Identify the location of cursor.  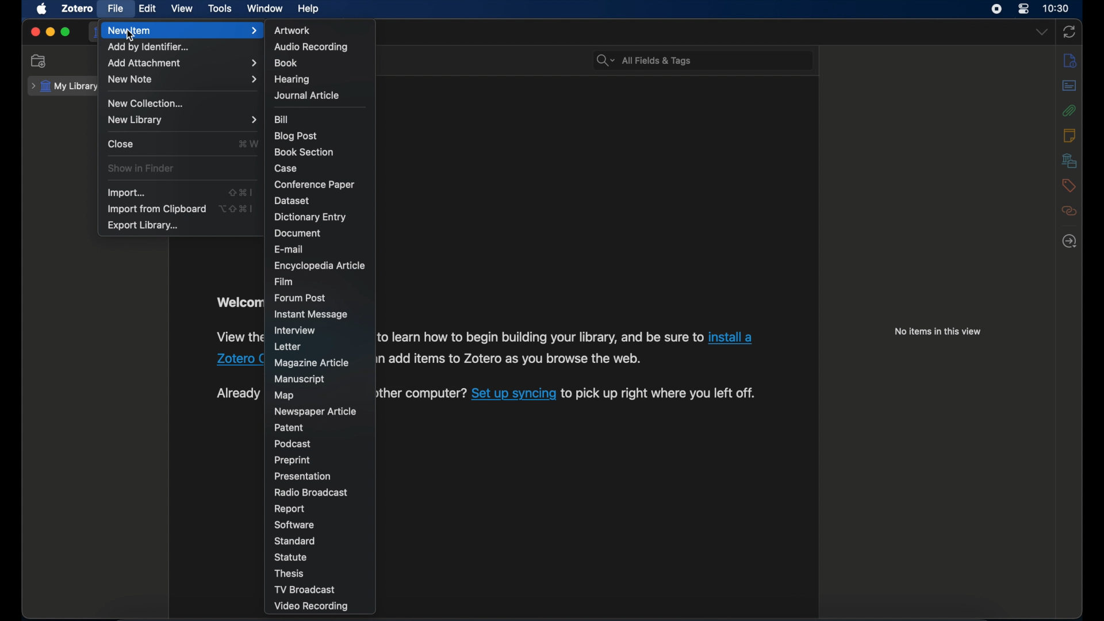
(130, 36).